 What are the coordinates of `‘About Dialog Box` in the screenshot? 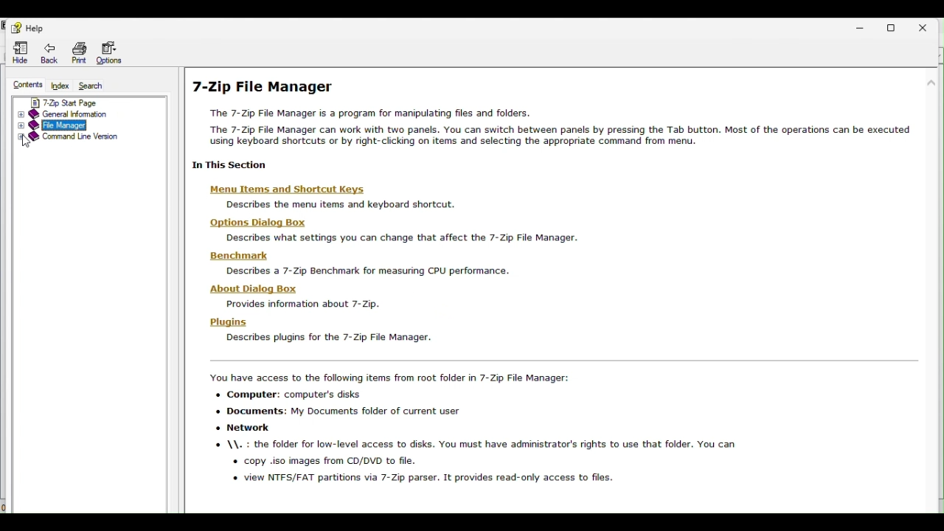 It's located at (266, 288).